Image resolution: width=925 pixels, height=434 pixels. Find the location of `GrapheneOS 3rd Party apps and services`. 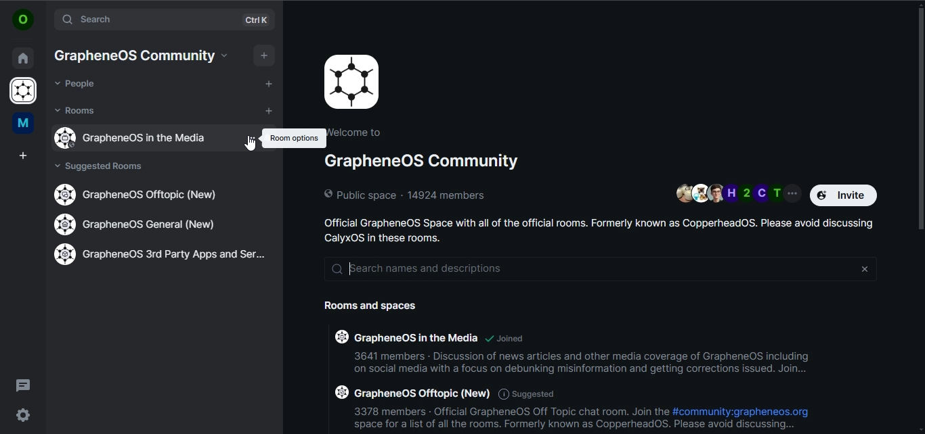

GrapheneOS 3rd Party apps and services is located at coordinates (165, 254).